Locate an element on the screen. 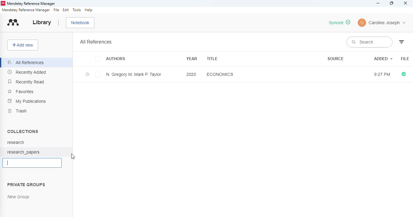 Image resolution: width=413 pixels, height=217 pixels. select is located at coordinates (98, 75).